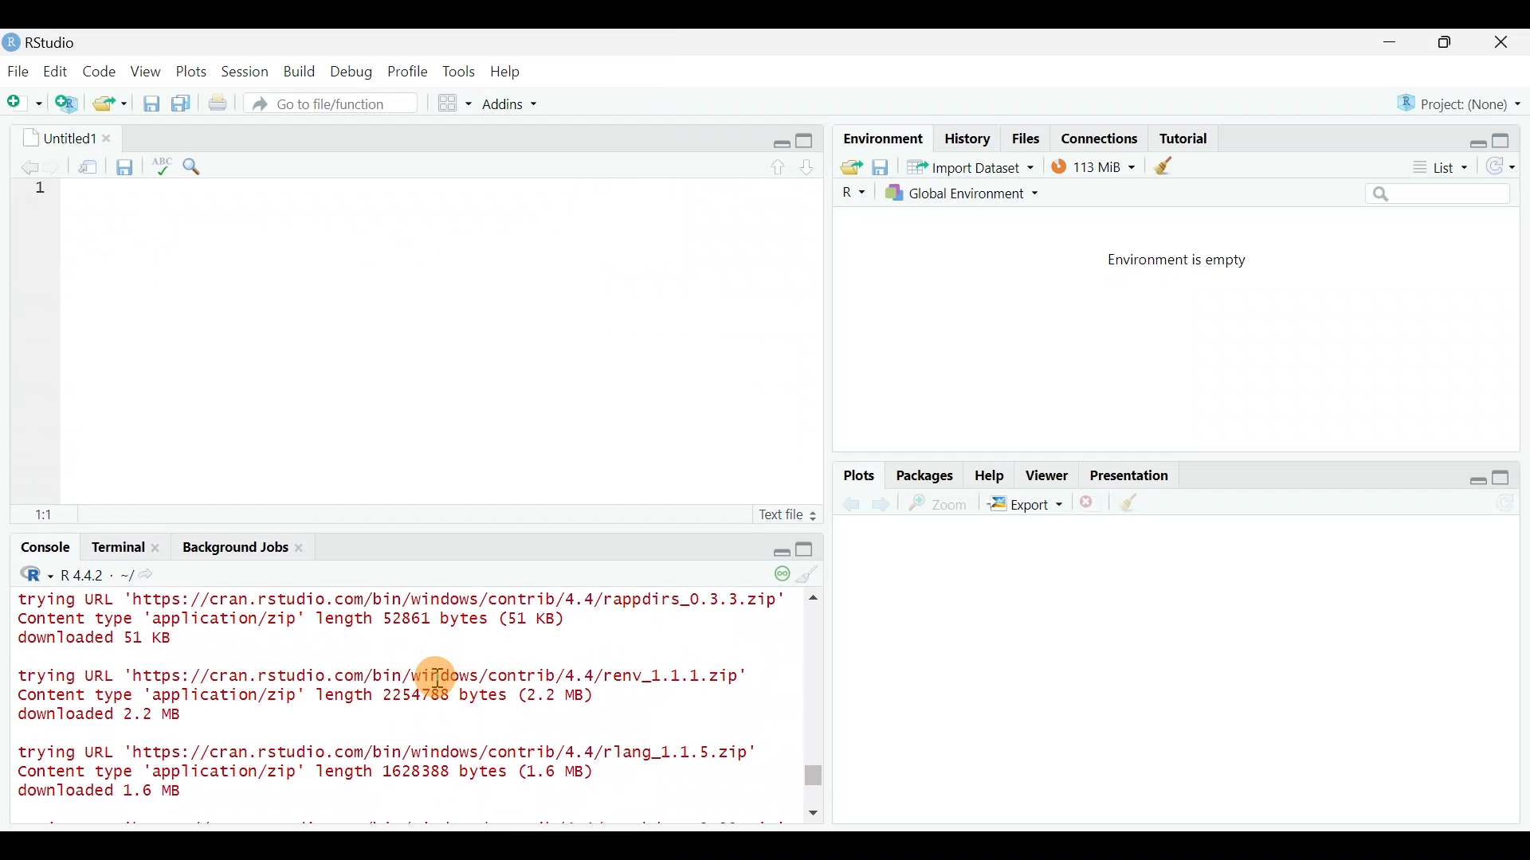 This screenshot has height=860, width=1530. I want to click on maximize, so click(1449, 41).